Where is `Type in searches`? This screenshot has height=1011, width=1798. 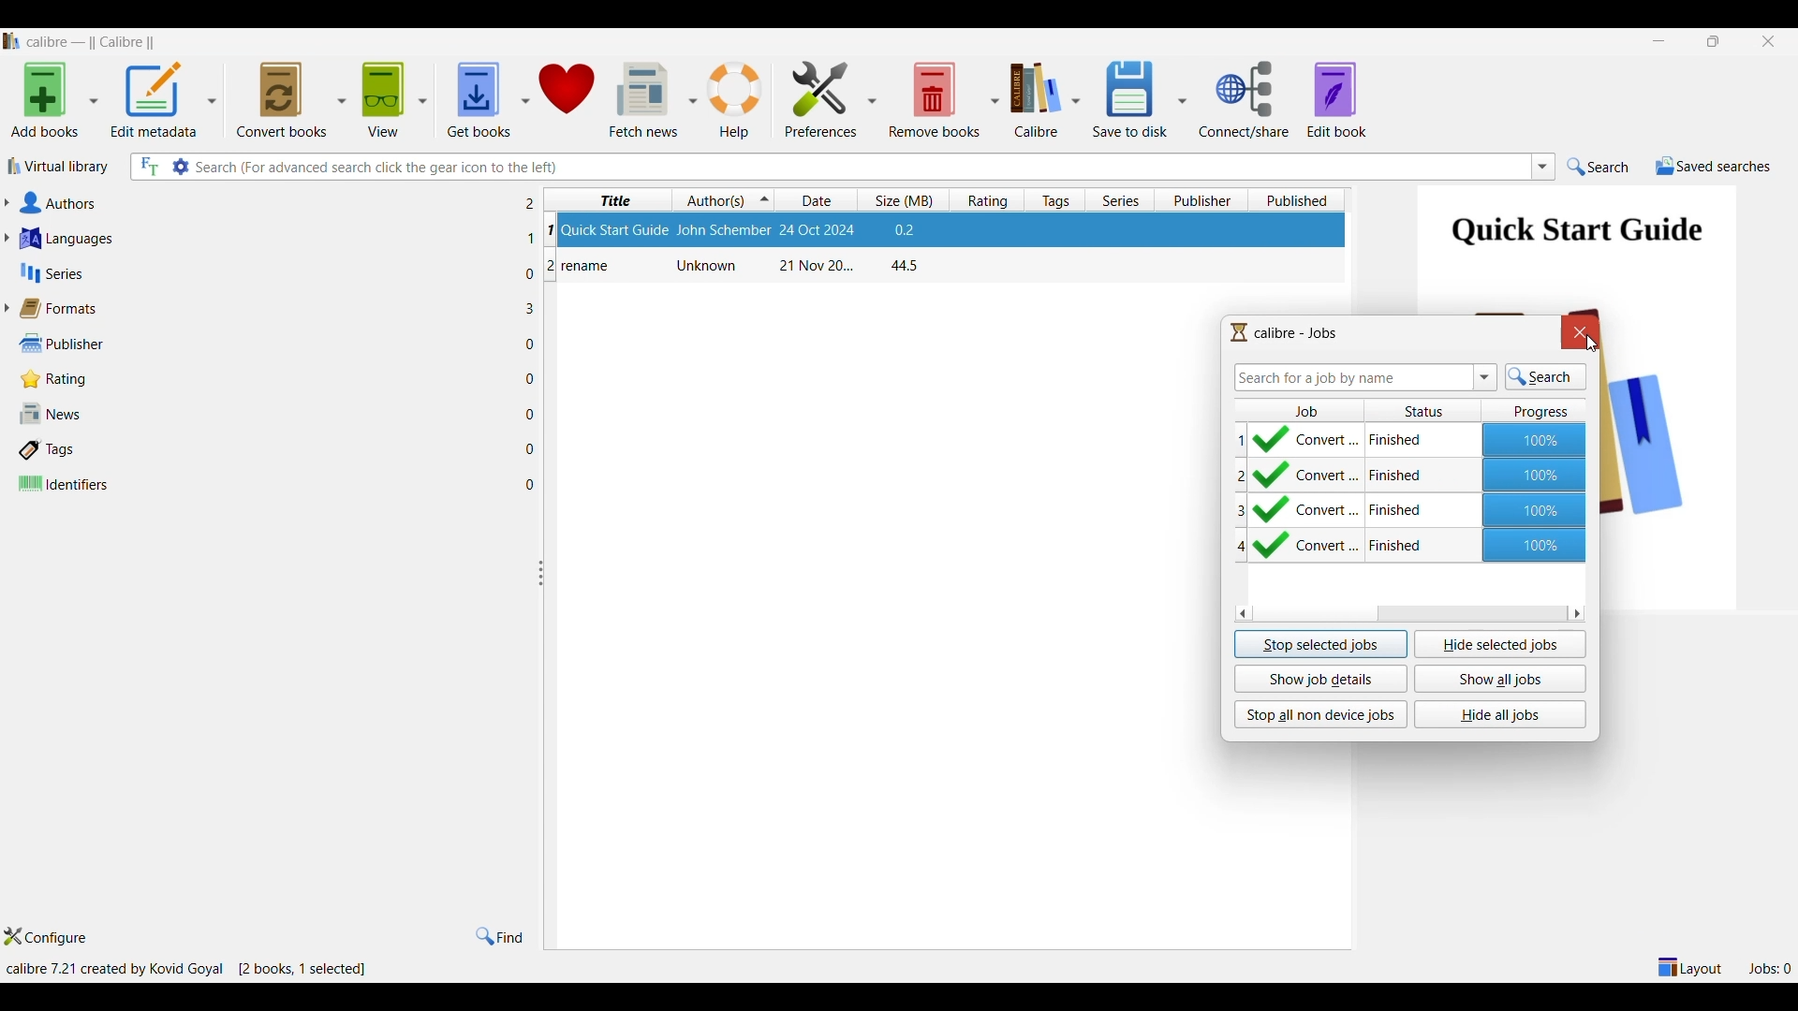 Type in searches is located at coordinates (860, 168).